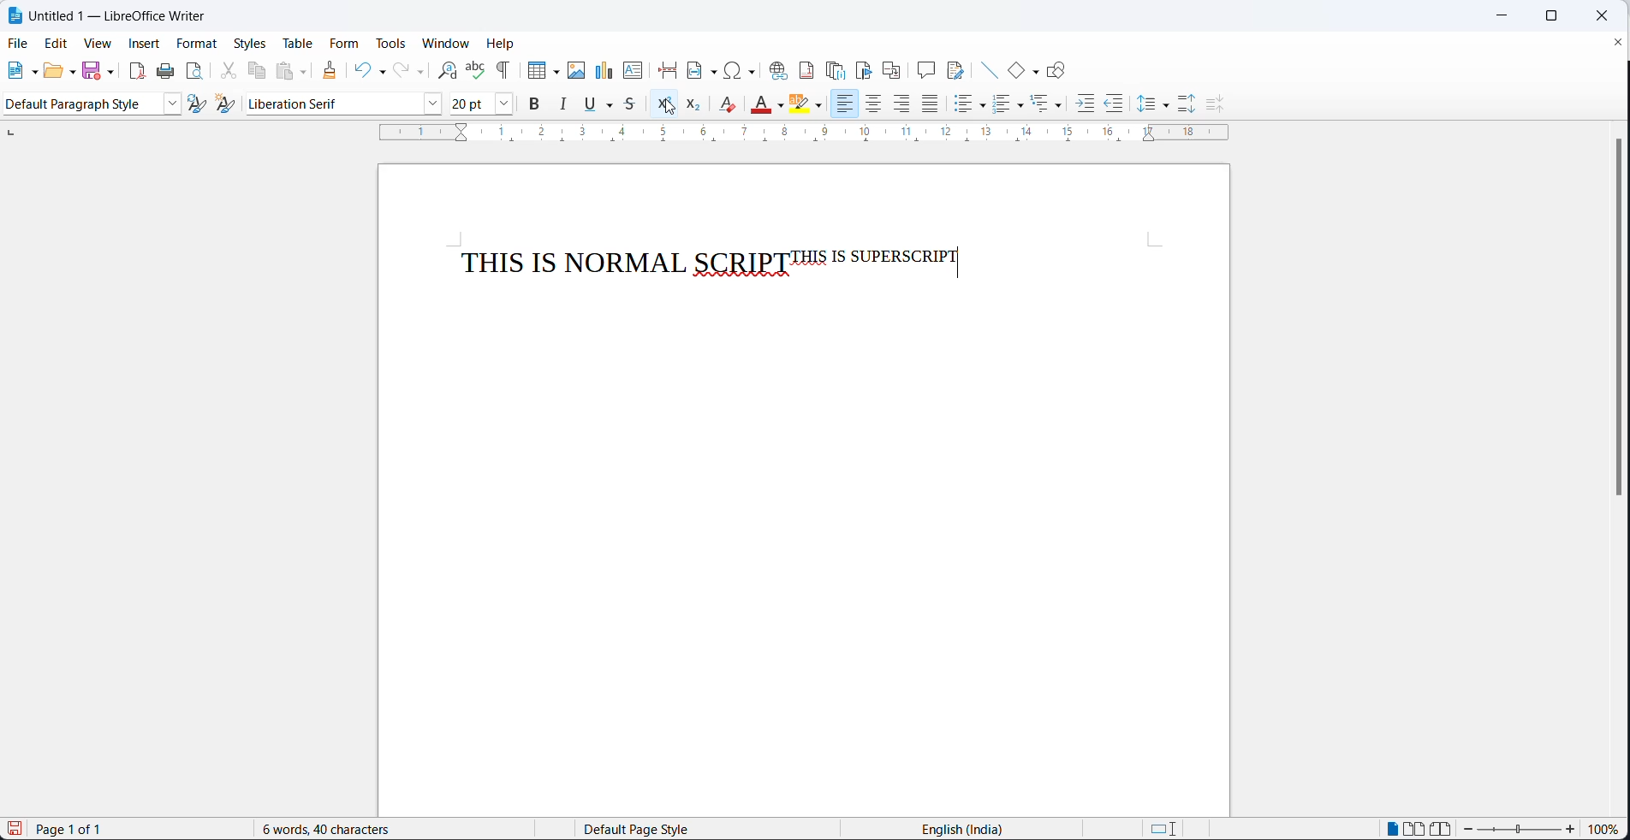 The image size is (1630, 840). What do you see at coordinates (535, 104) in the screenshot?
I see `bold` at bounding box center [535, 104].